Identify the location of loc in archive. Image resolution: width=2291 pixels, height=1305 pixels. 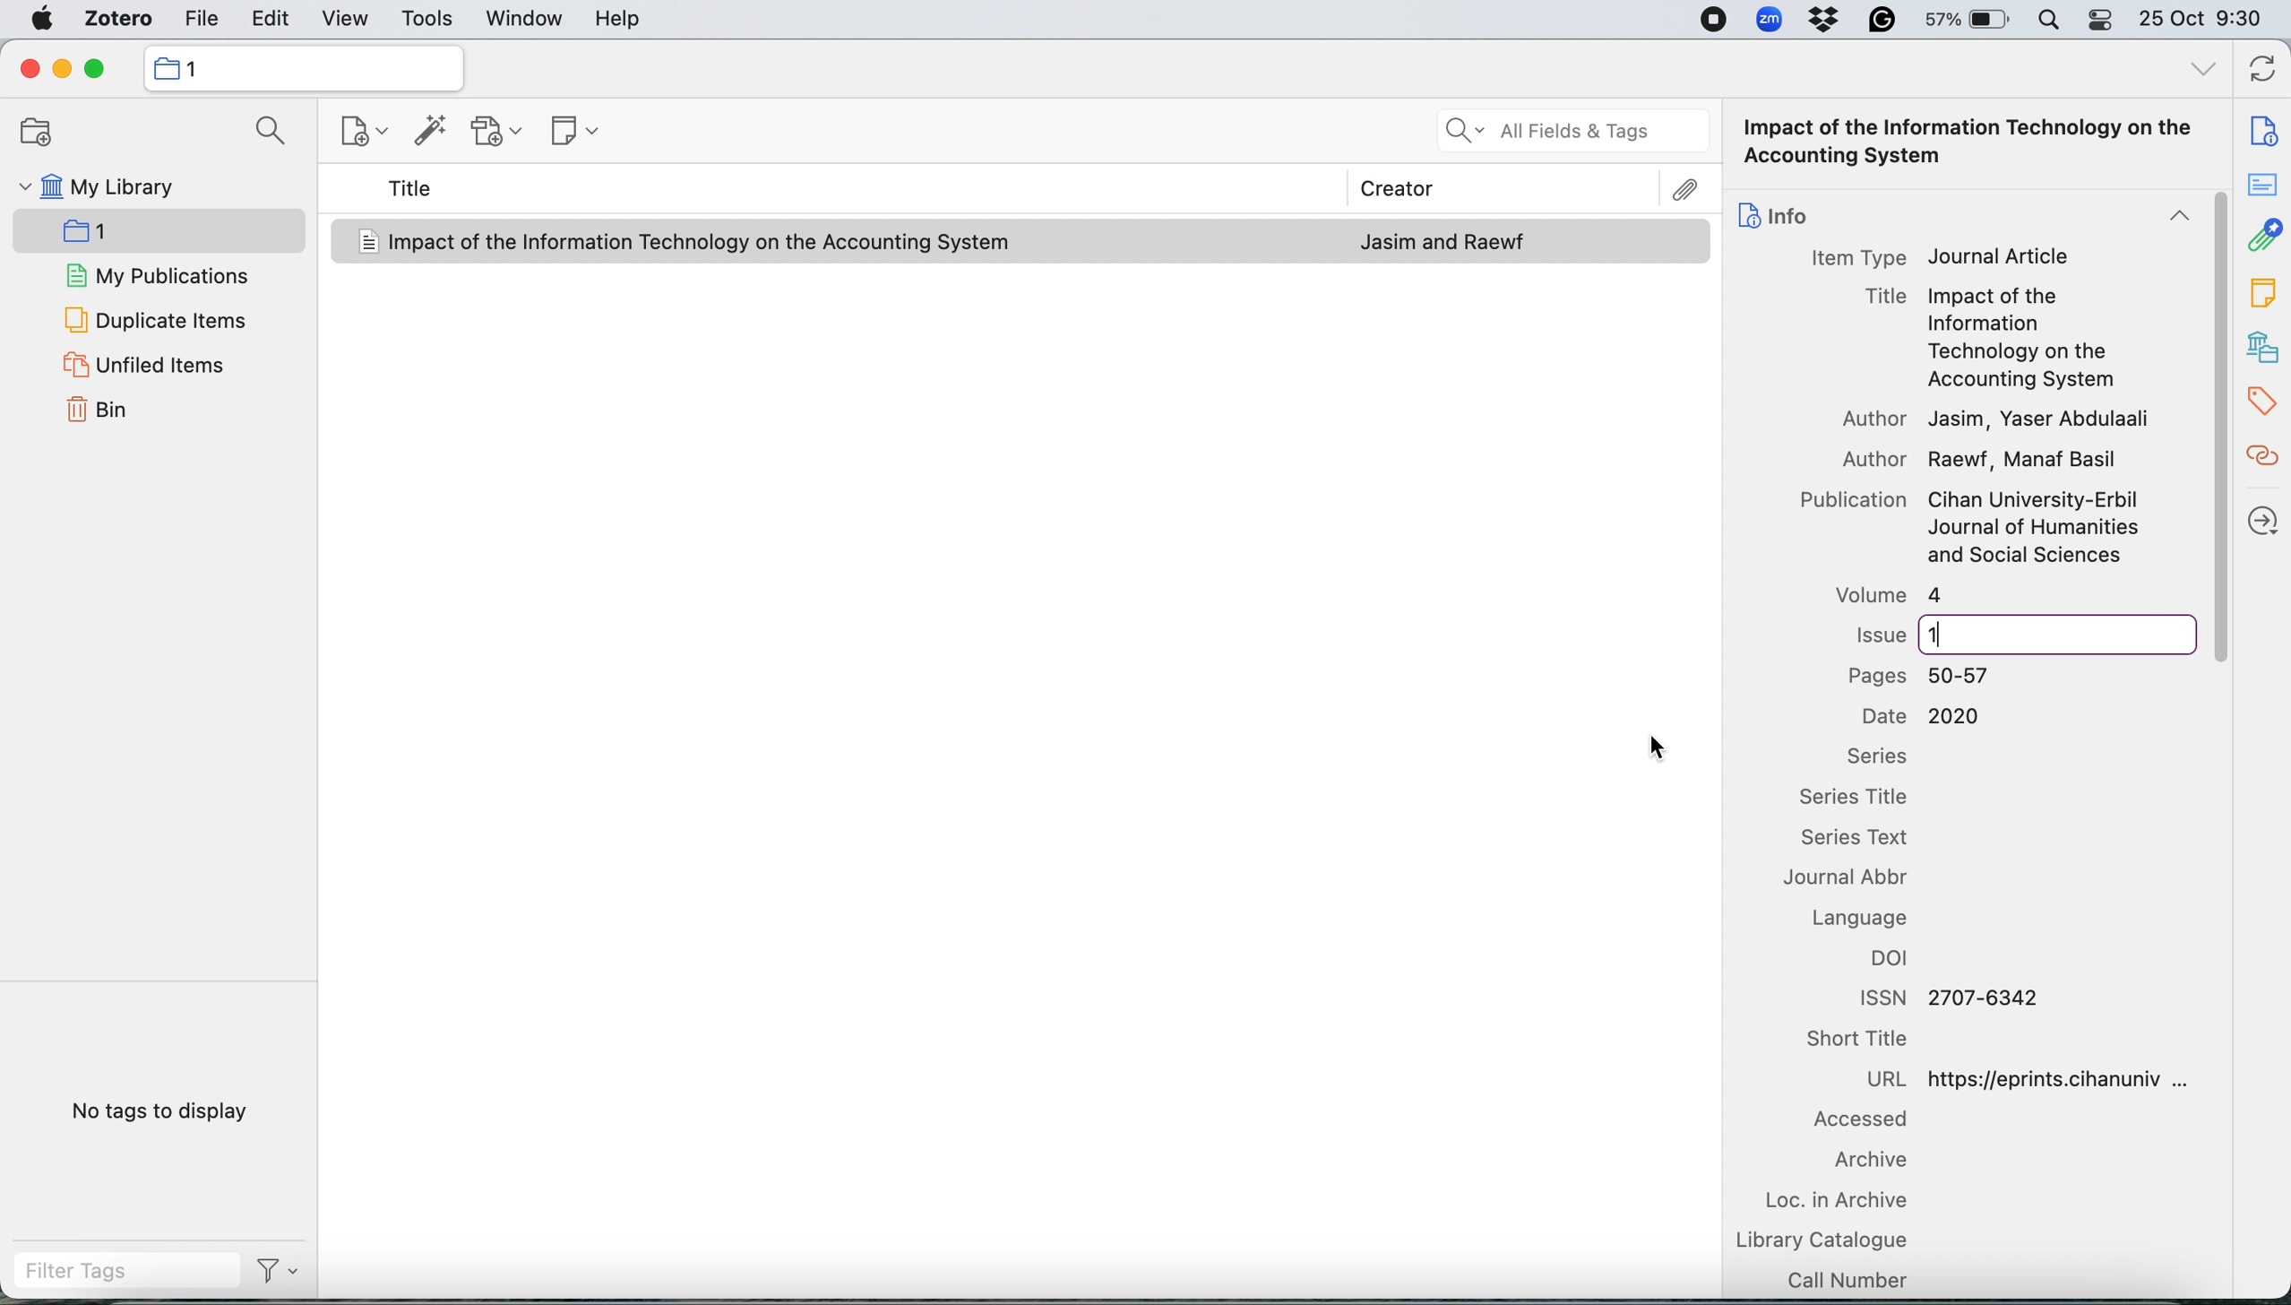
(1842, 1201).